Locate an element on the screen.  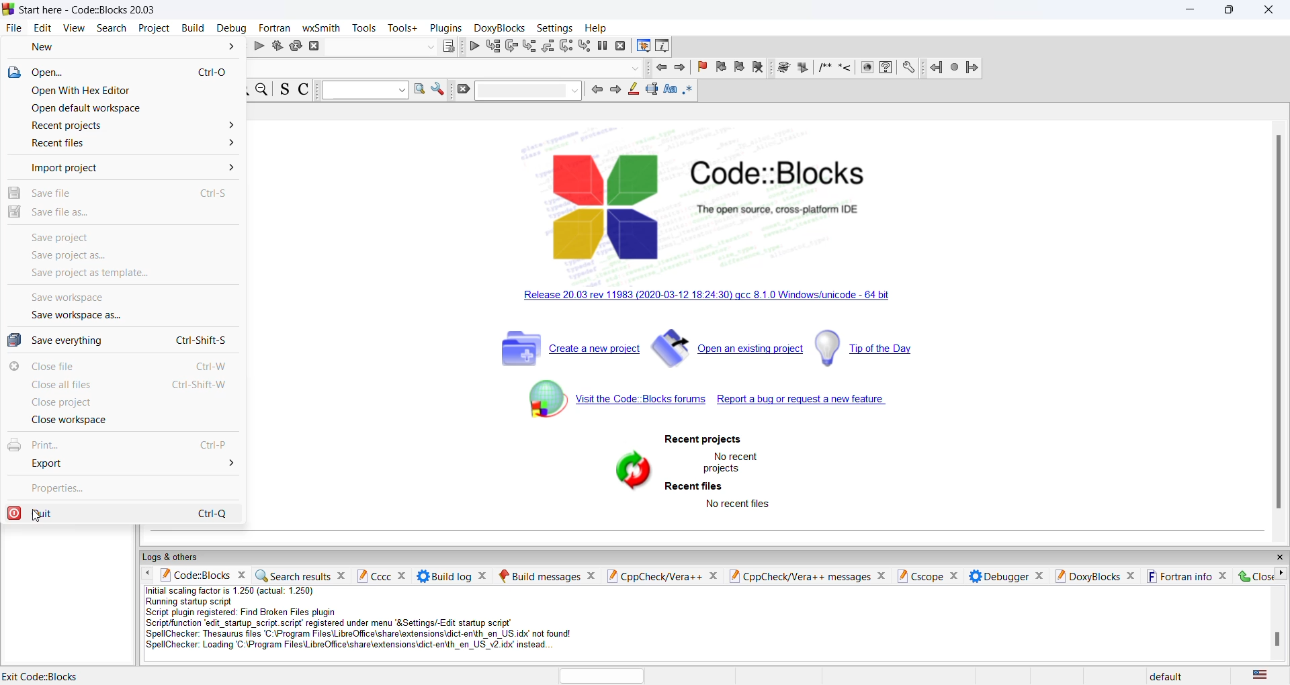
Save workspace is located at coordinates (71, 298).